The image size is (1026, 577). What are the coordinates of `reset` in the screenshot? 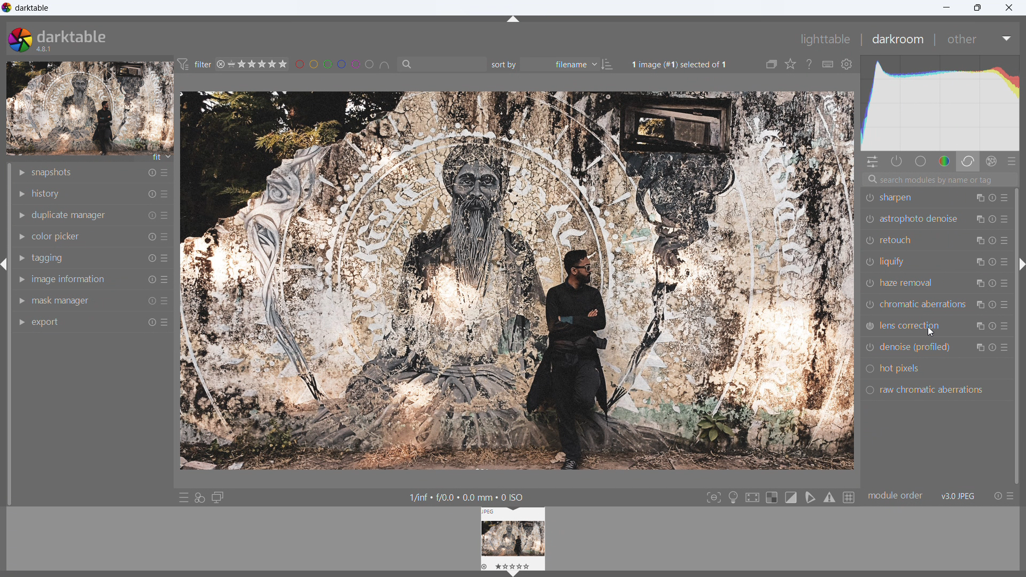 It's located at (993, 240).